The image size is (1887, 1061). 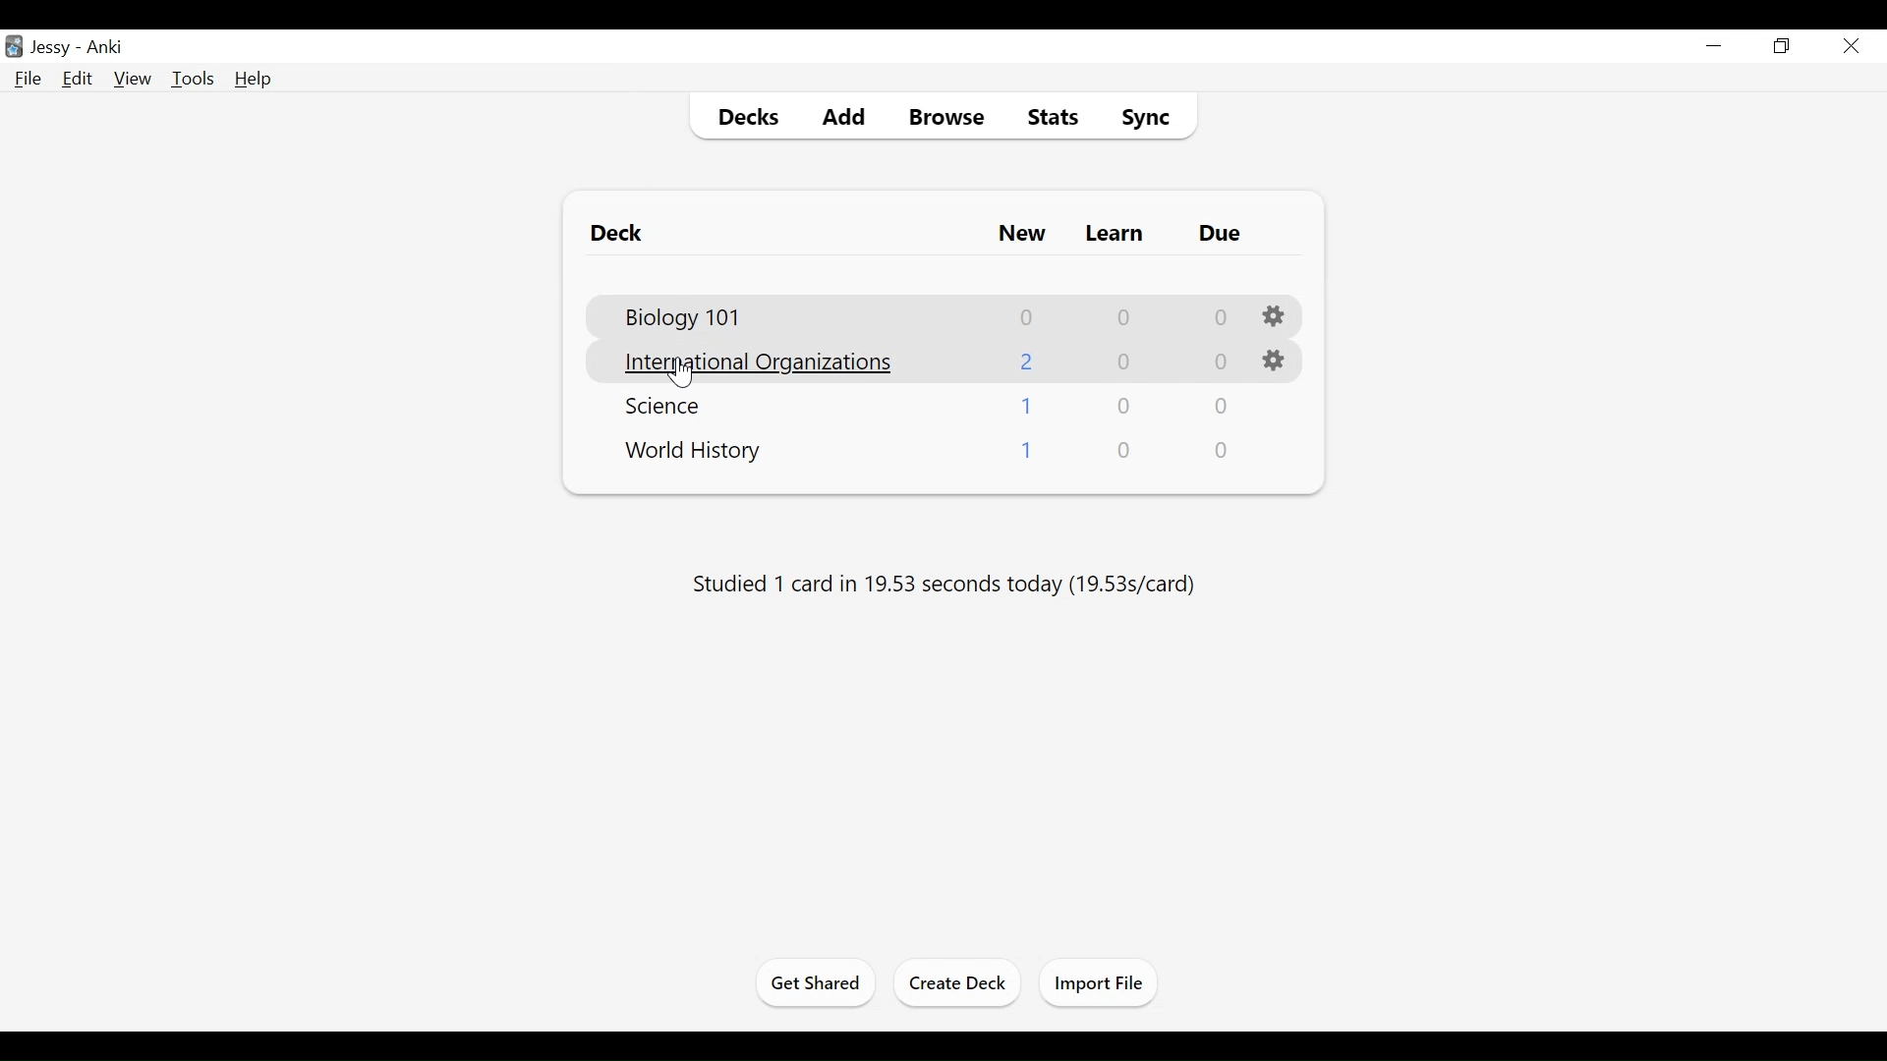 What do you see at coordinates (110, 48) in the screenshot?
I see `Anki` at bounding box center [110, 48].